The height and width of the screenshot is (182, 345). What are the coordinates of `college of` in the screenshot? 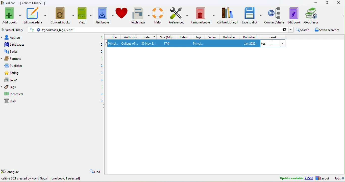 It's located at (130, 44).